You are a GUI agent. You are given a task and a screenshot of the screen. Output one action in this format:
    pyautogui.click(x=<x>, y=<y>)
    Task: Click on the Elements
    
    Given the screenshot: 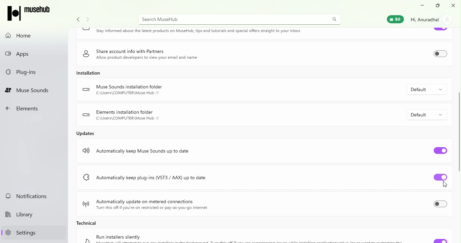 What is the action you would take?
    pyautogui.click(x=34, y=109)
    